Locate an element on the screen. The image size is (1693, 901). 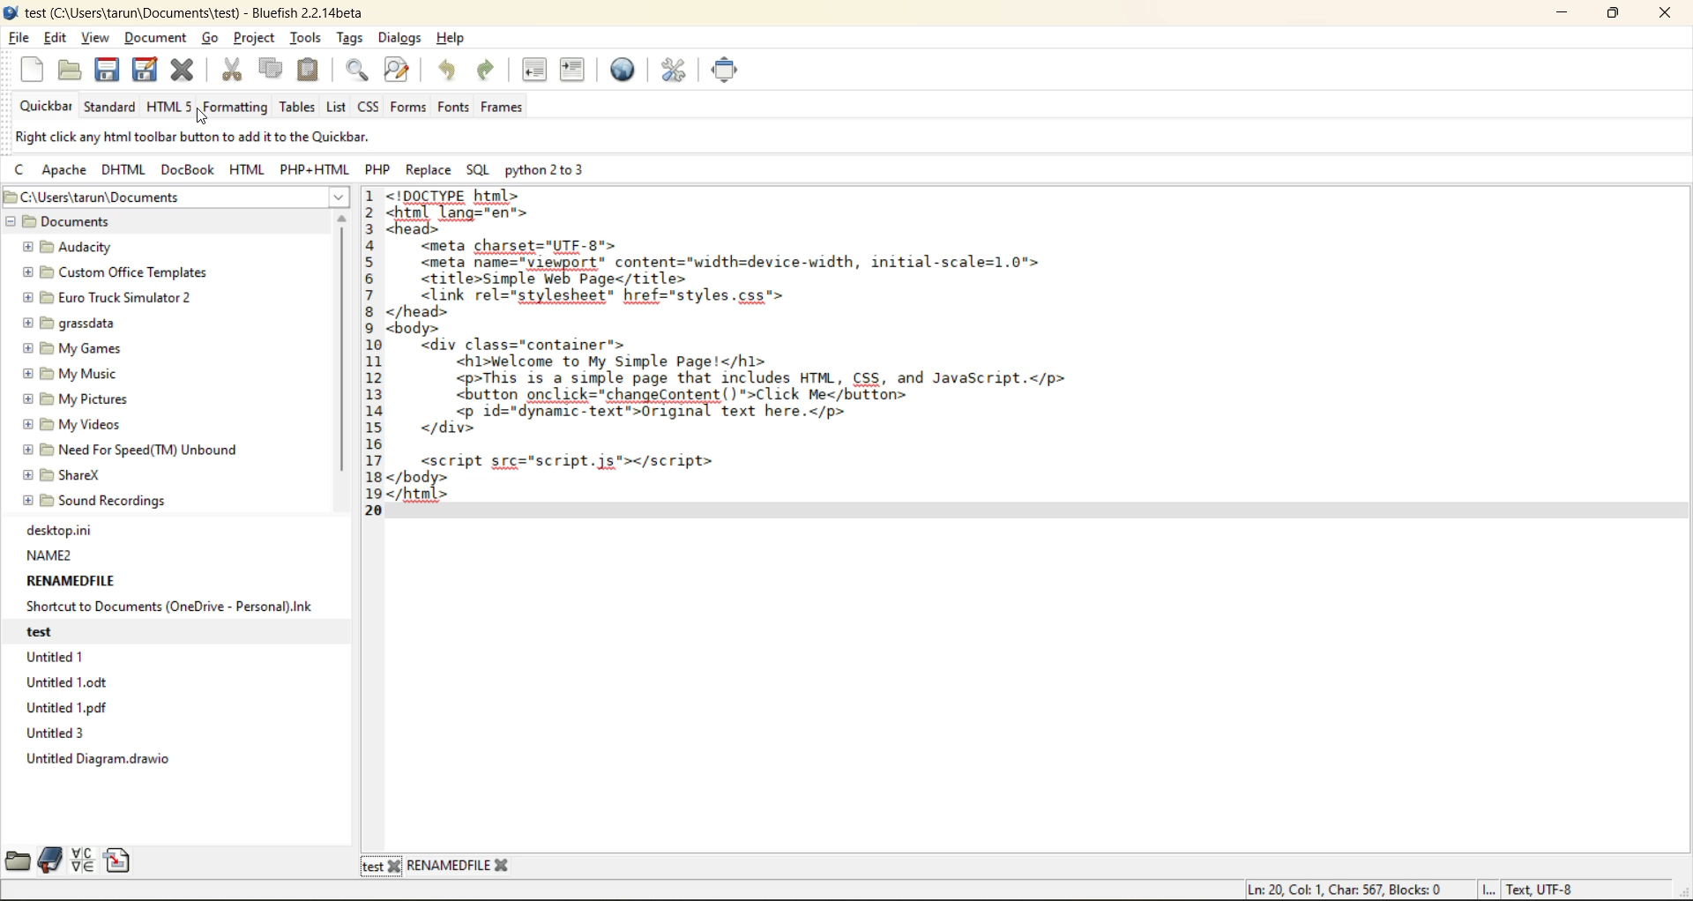
find is located at coordinates (359, 69).